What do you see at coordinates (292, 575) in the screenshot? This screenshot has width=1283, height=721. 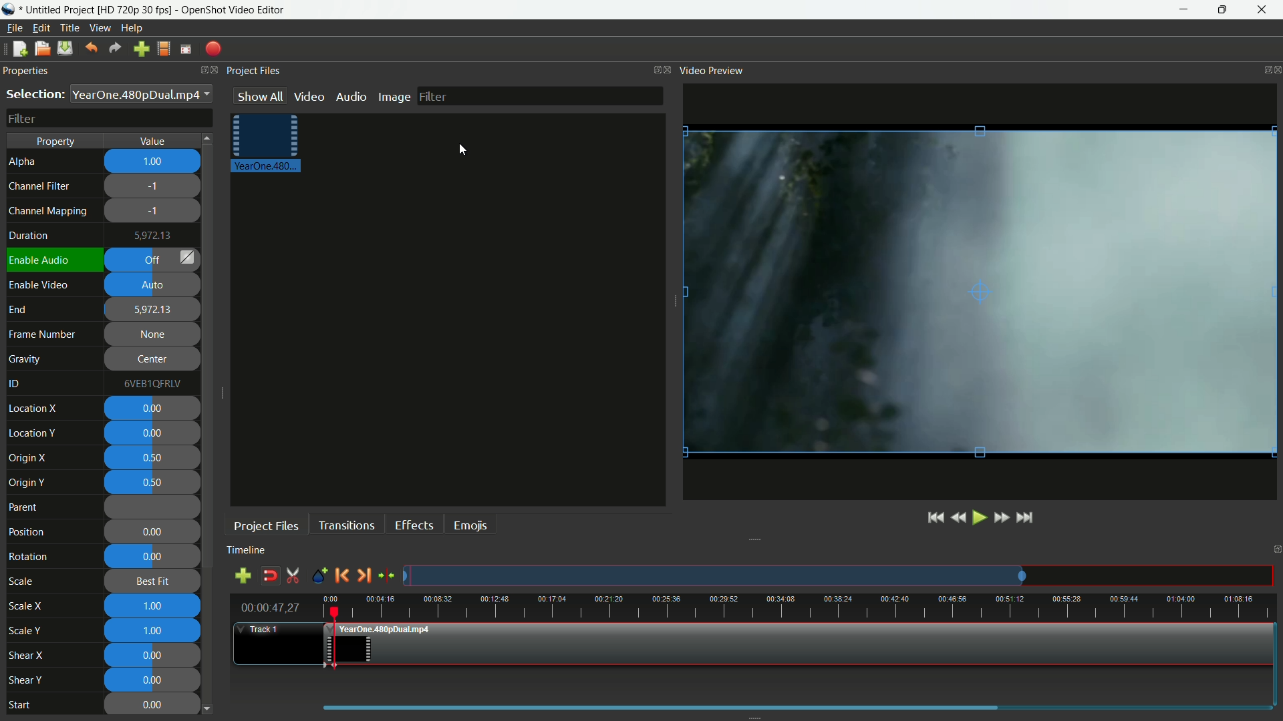 I see `enable razor` at bounding box center [292, 575].